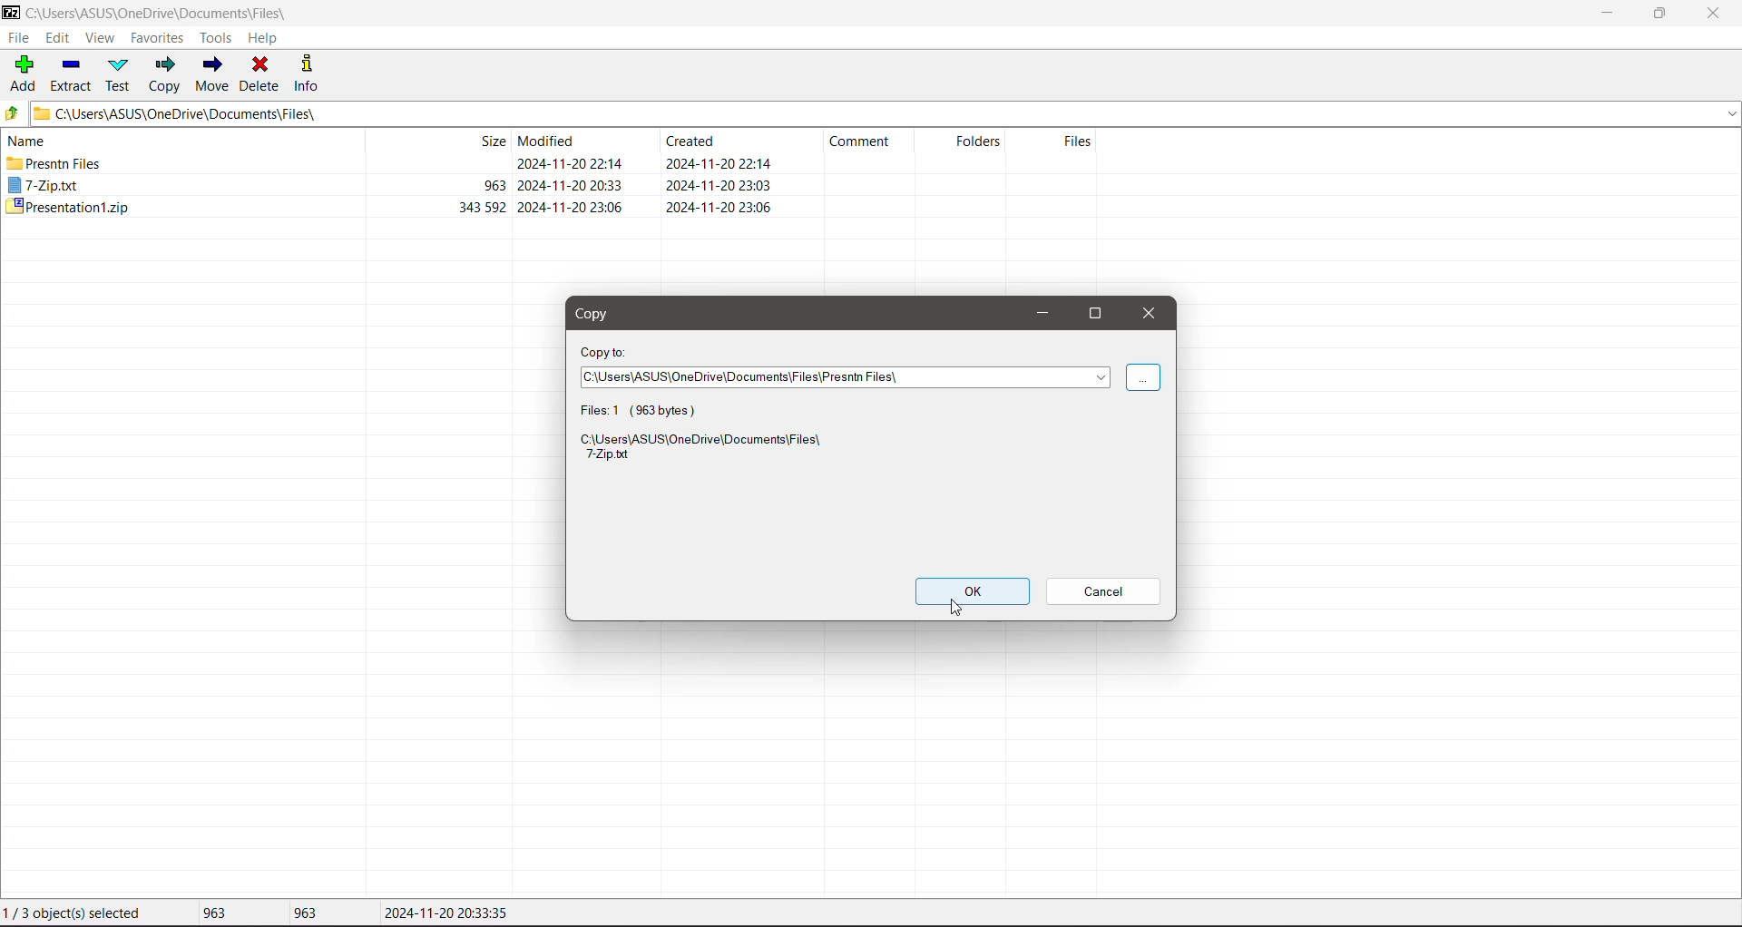 This screenshot has width=1742, height=927. What do you see at coordinates (867, 145) in the screenshot?
I see `Comment` at bounding box center [867, 145].